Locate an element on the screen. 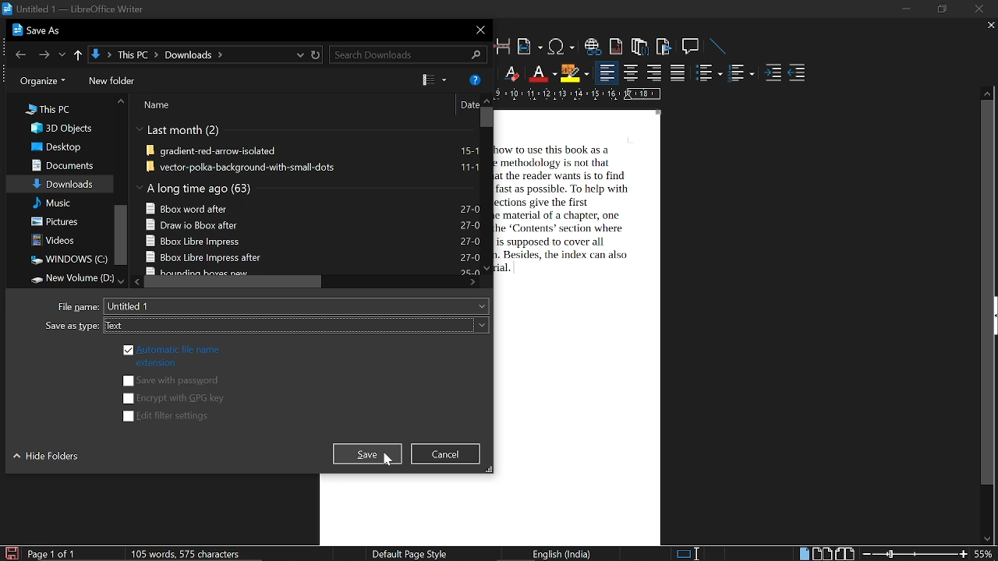  hide folders is located at coordinates (48, 459).